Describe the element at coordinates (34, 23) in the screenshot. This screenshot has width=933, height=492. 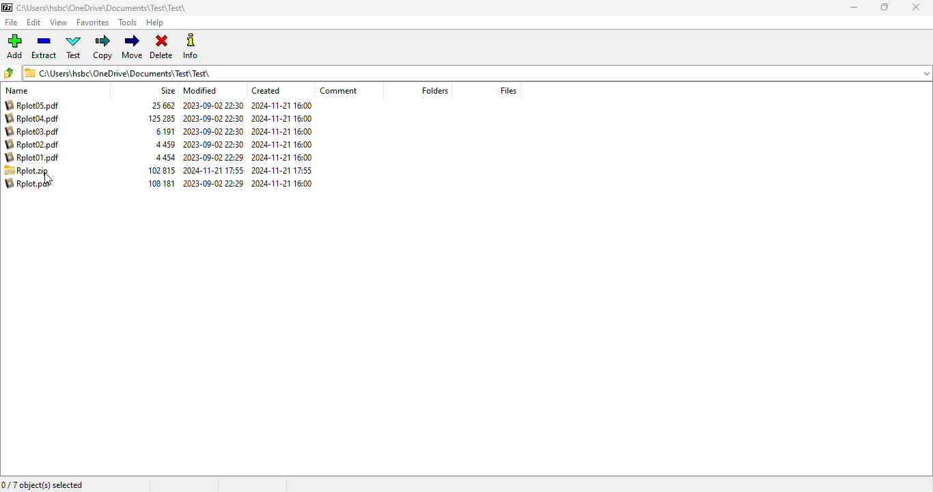
I see `edit` at that location.